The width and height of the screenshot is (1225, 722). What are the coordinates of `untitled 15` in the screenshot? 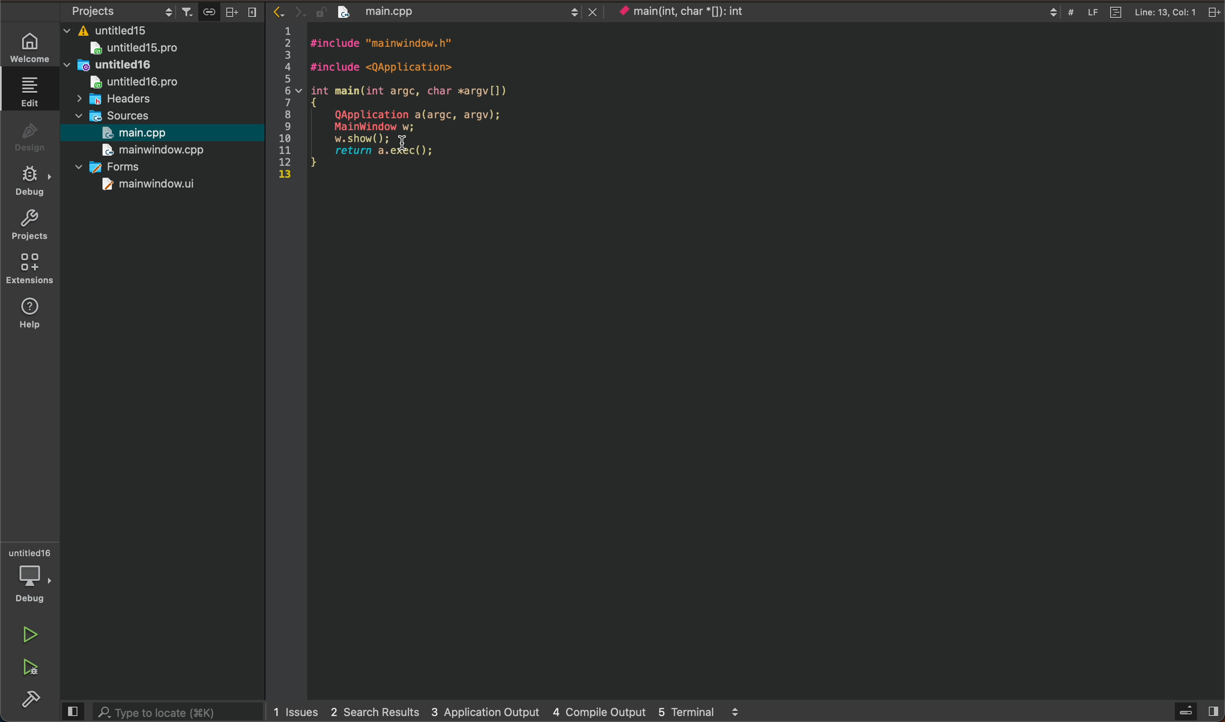 It's located at (146, 50).